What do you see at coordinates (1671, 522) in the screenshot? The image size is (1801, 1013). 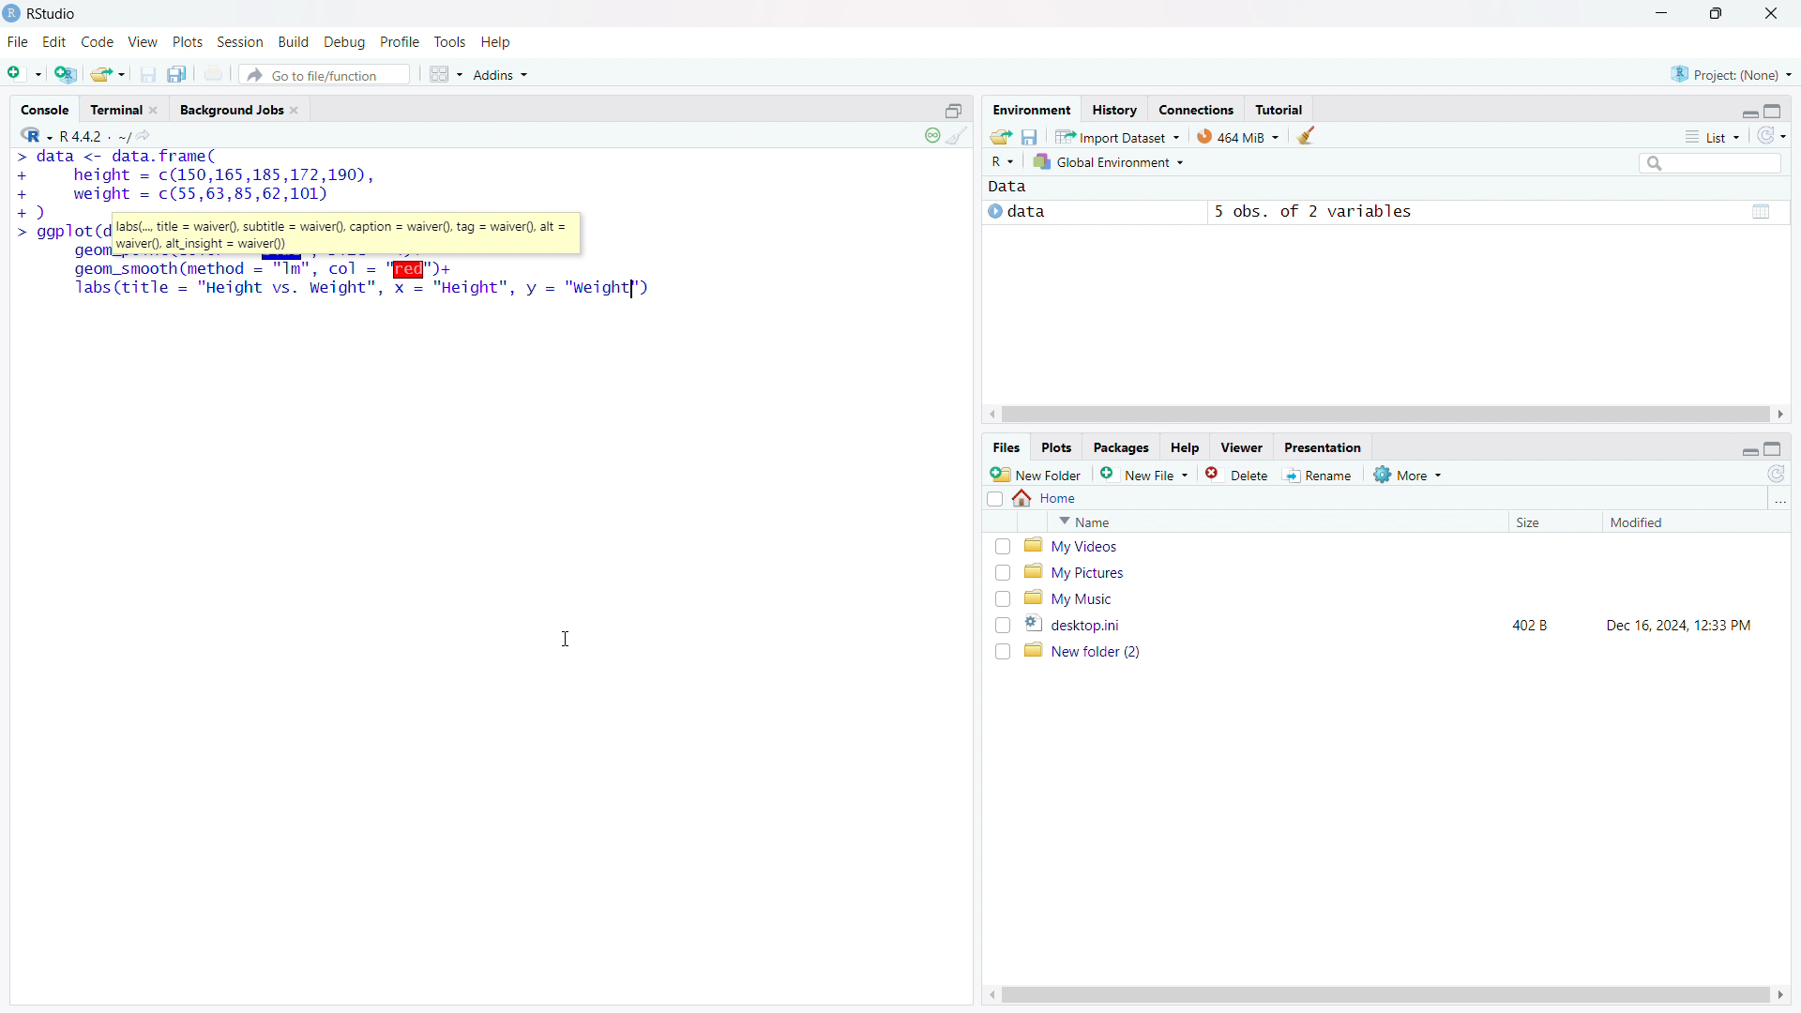 I see `modified` at bounding box center [1671, 522].